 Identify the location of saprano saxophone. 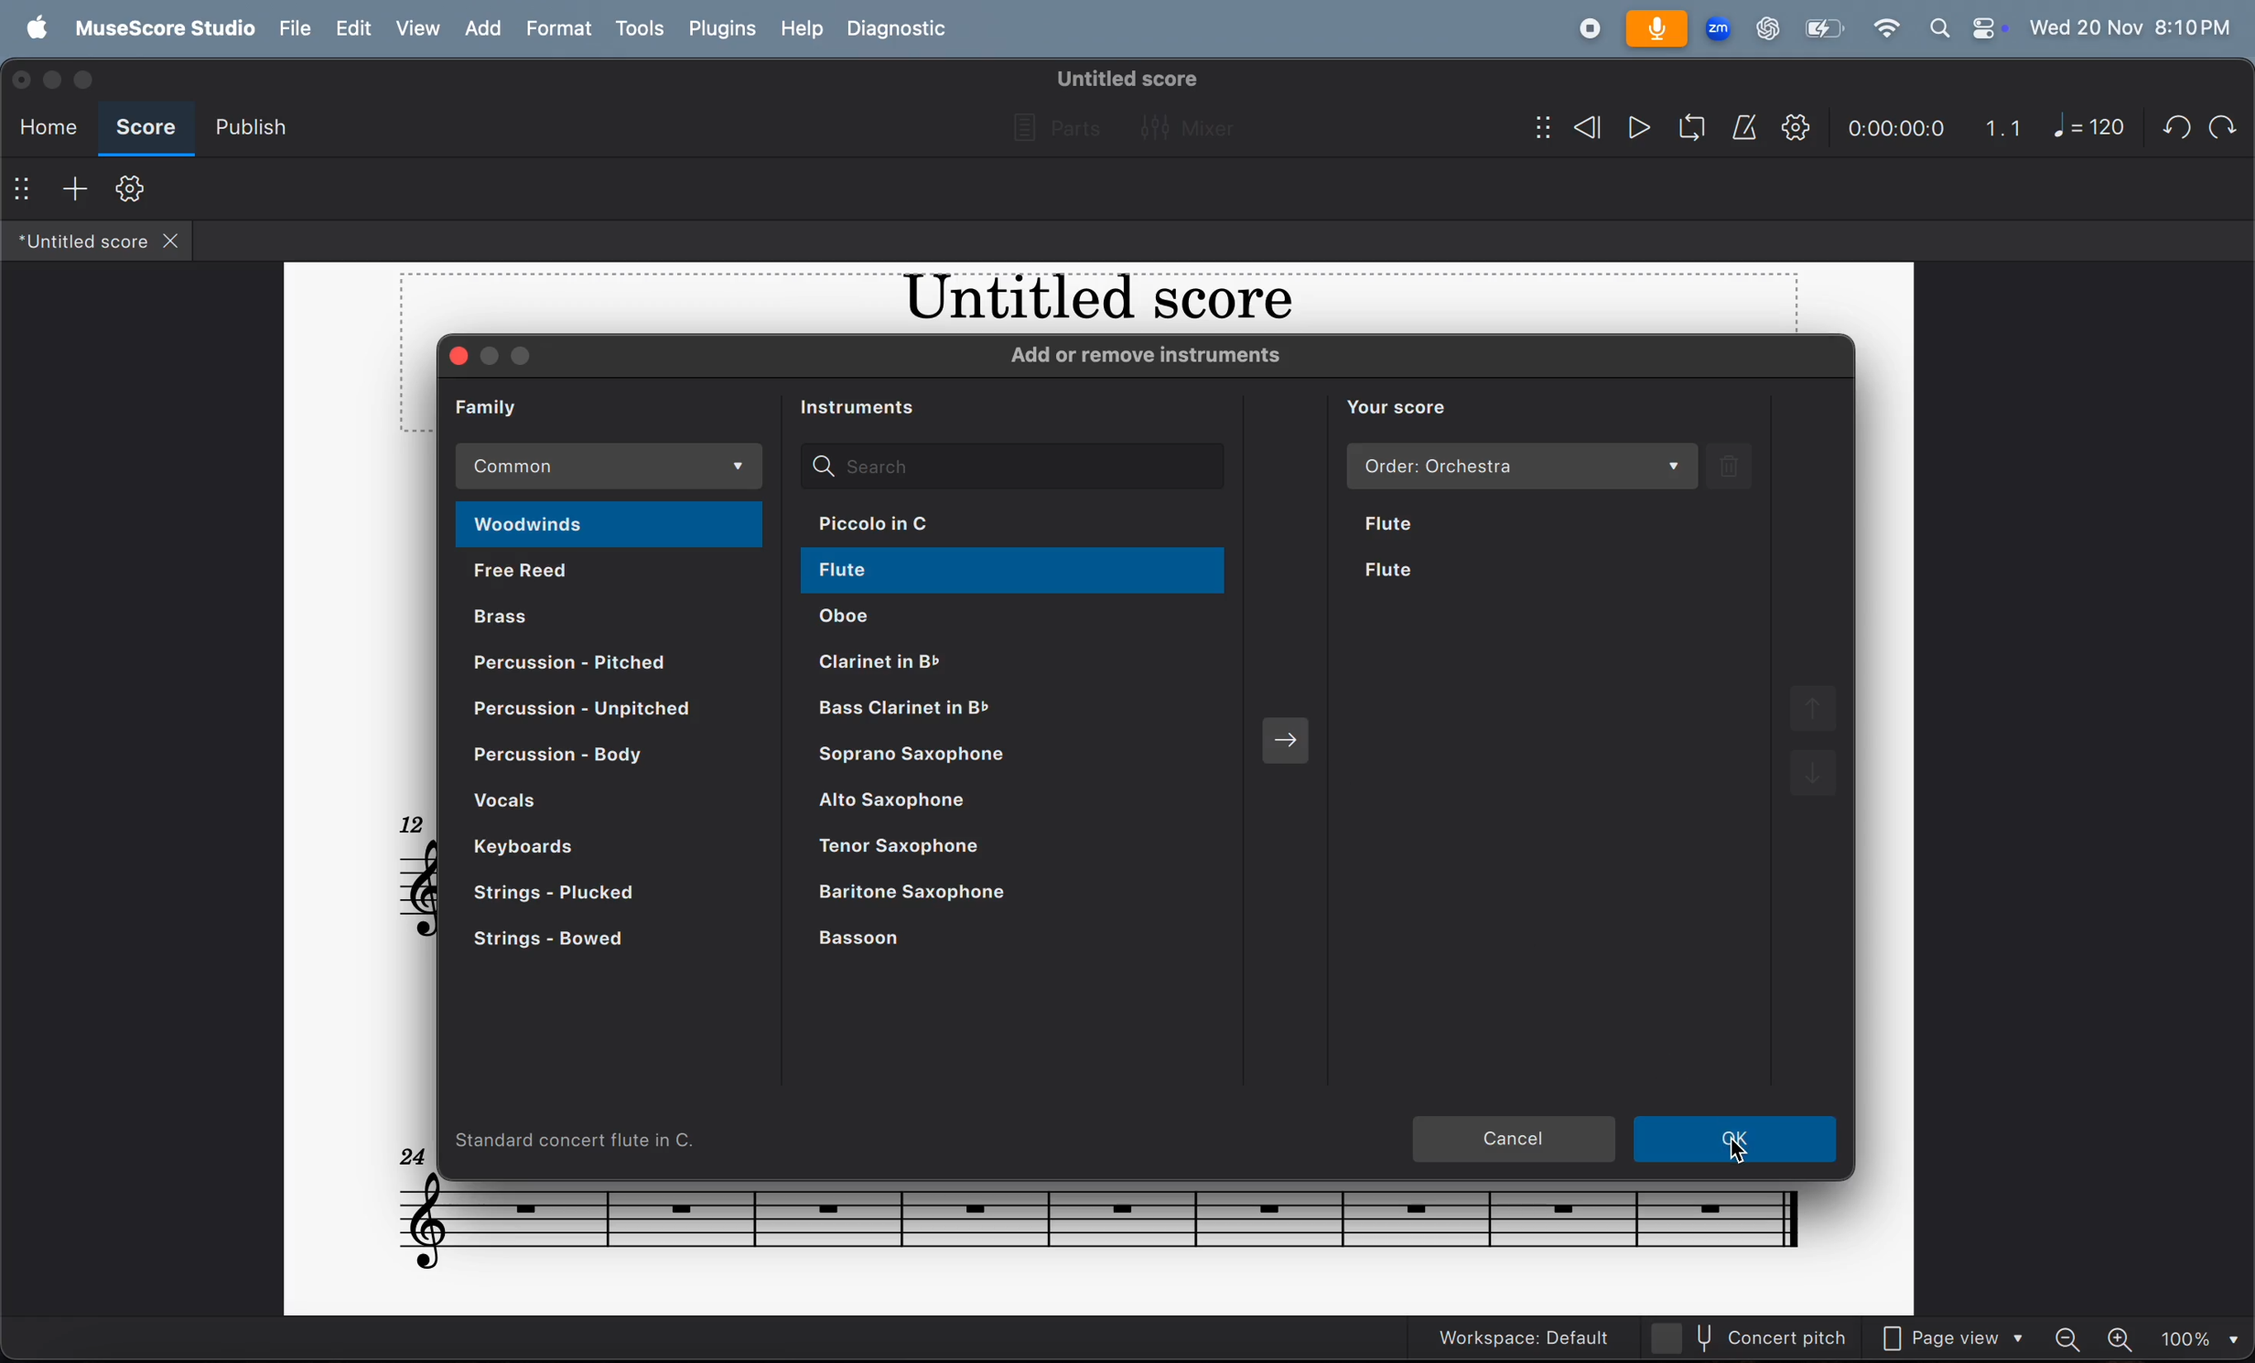
(1024, 758).